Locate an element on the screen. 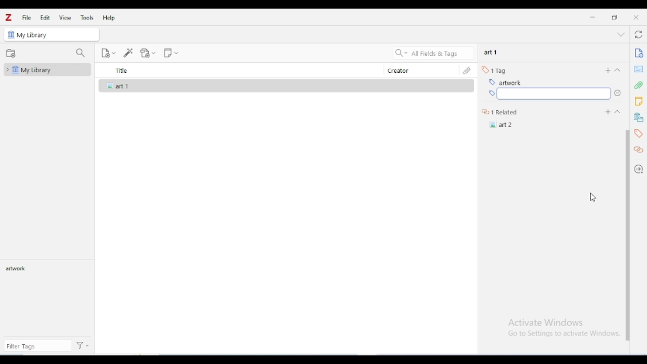  new collection is located at coordinates (11, 53).